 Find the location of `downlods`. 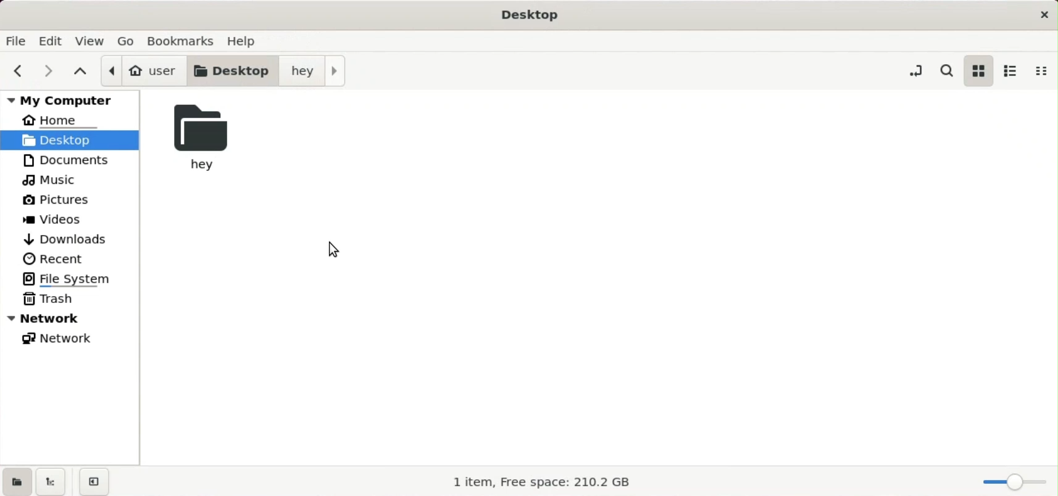

downlods is located at coordinates (72, 239).